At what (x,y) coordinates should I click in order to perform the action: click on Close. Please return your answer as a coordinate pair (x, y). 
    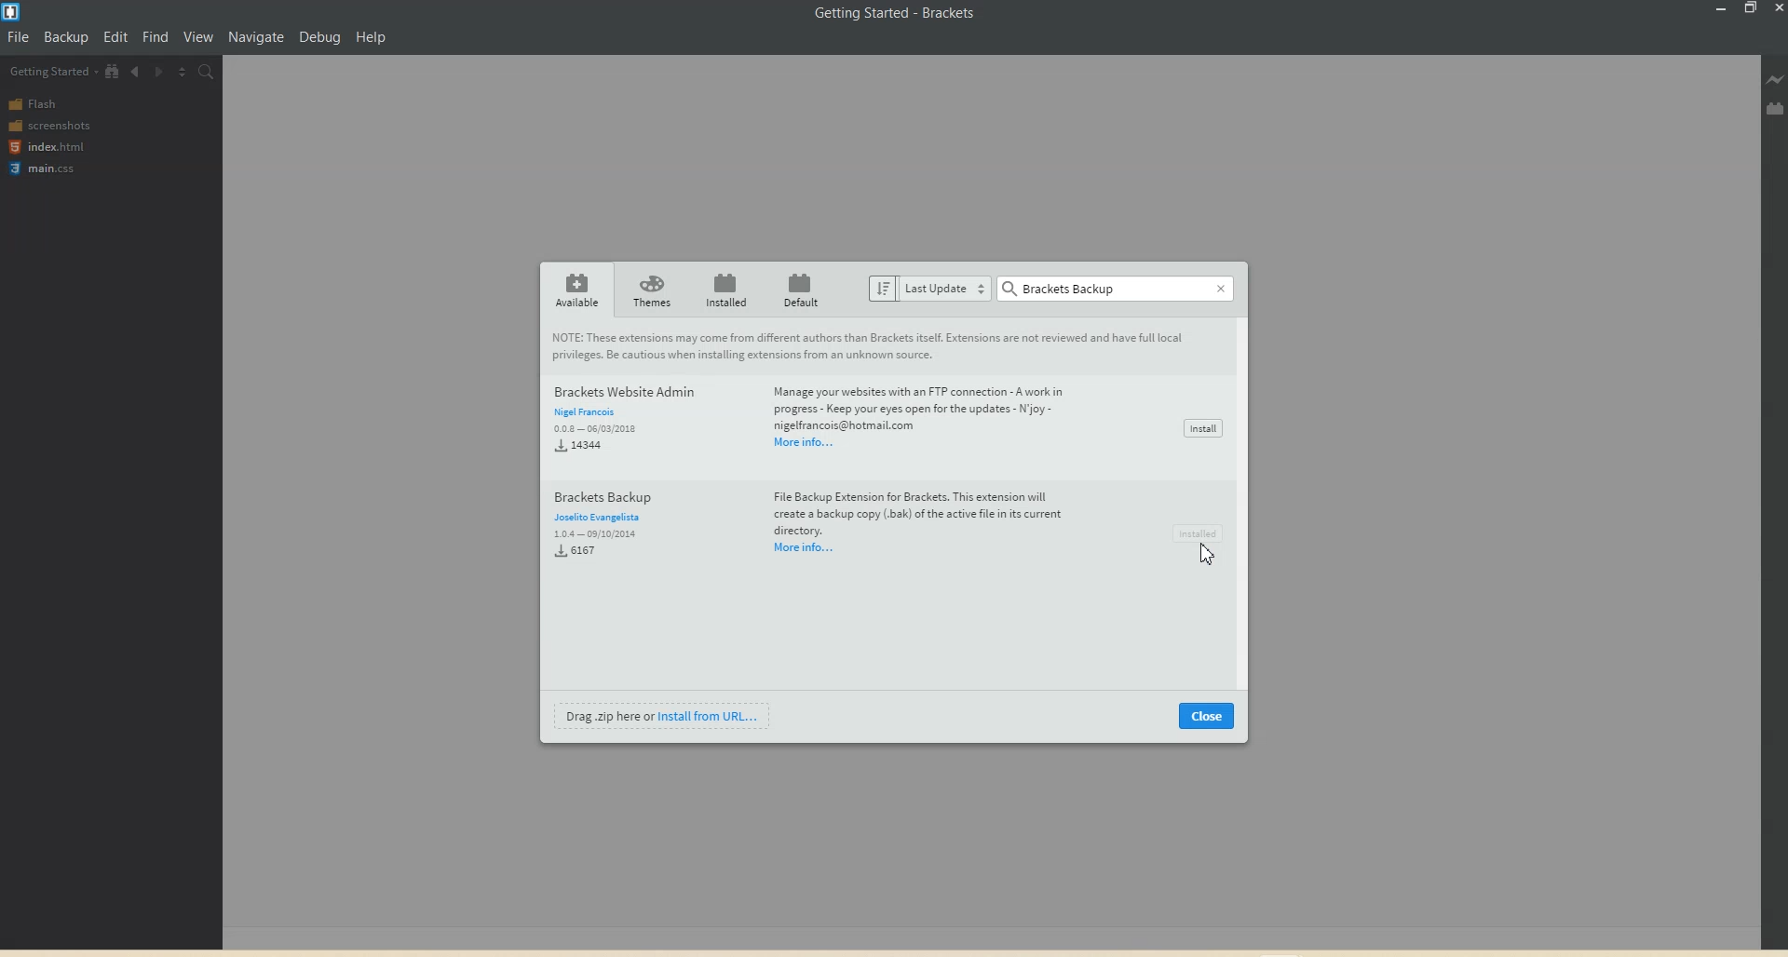
    Looking at the image, I should click on (1224, 288).